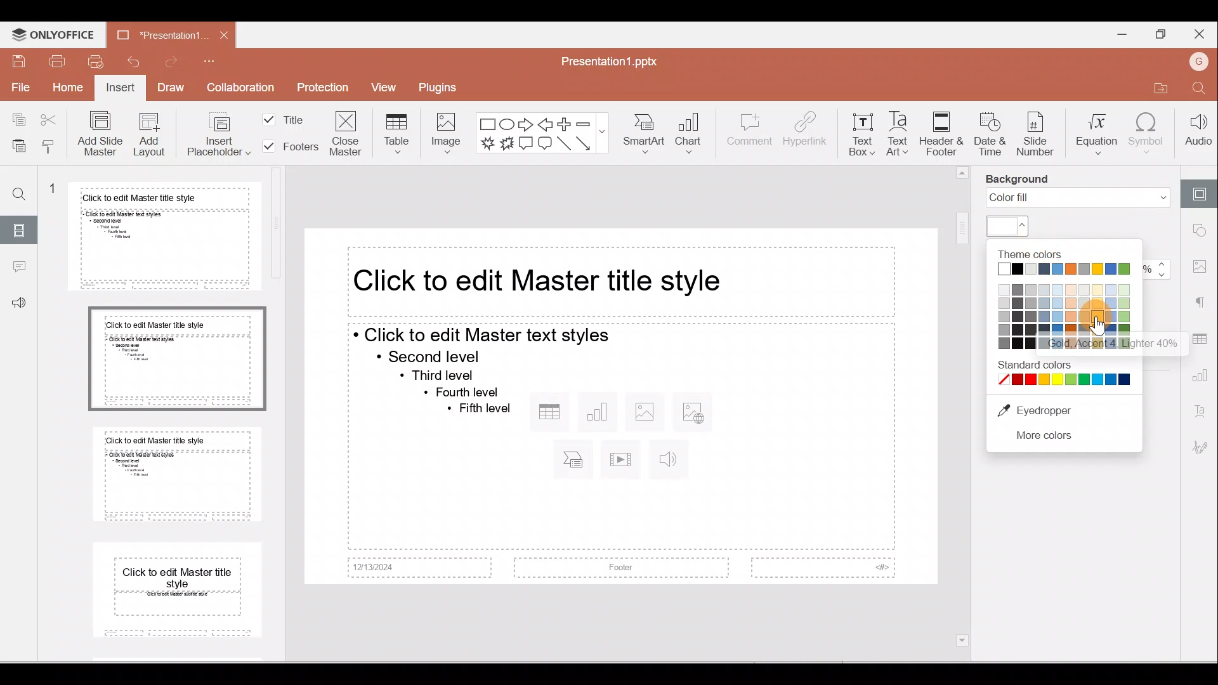 Image resolution: width=1218 pixels, height=685 pixels. Describe the element at coordinates (897, 134) in the screenshot. I see `Text Art` at that location.